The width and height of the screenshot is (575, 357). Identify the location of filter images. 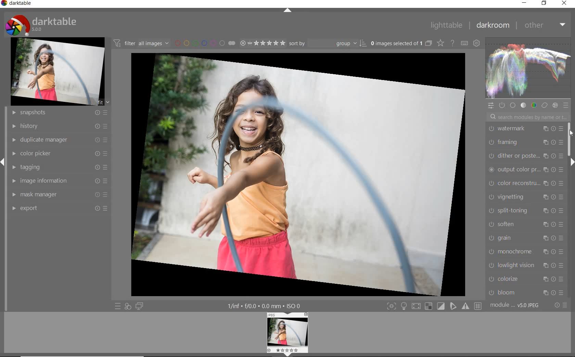
(141, 43).